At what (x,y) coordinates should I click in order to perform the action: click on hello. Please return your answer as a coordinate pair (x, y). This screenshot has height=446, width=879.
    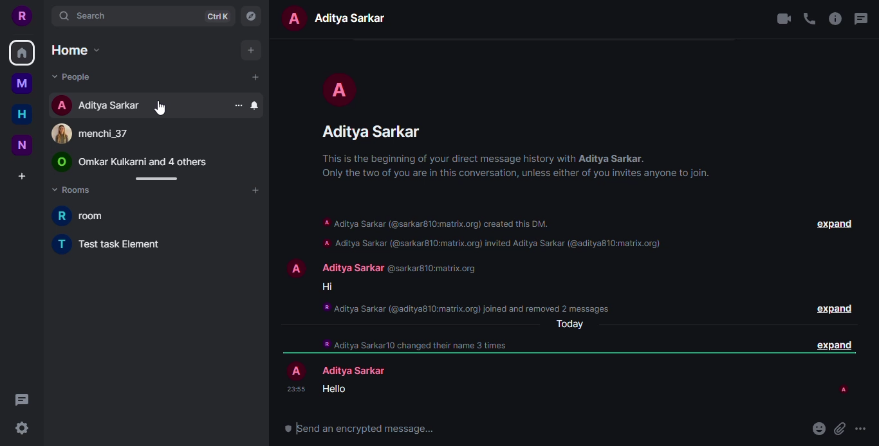
    Looking at the image, I should click on (335, 389).